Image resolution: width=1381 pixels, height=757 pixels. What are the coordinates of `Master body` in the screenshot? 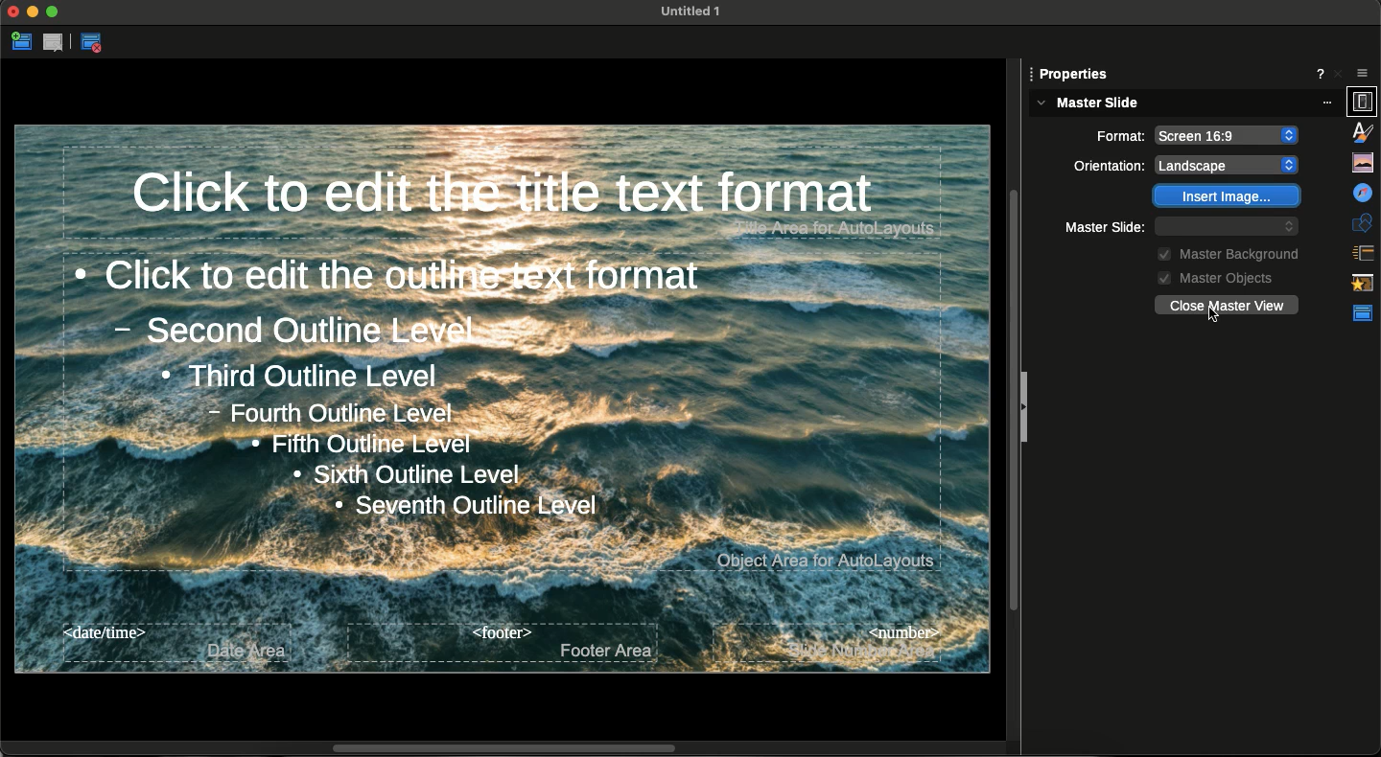 It's located at (503, 412).